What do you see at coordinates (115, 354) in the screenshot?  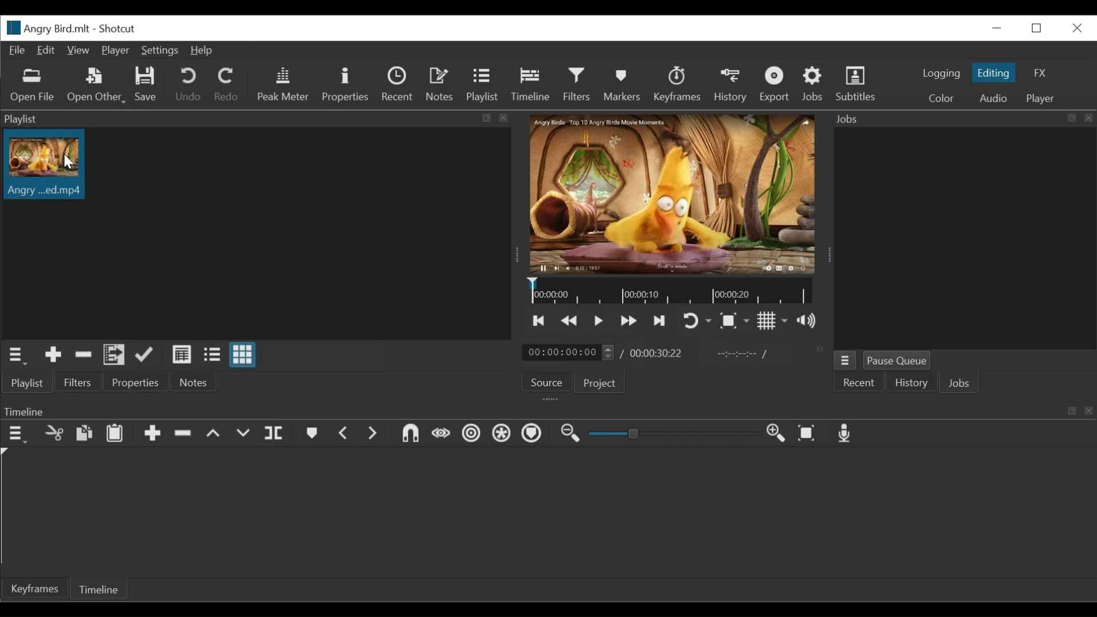 I see `Add filesto the playlist` at bounding box center [115, 354].